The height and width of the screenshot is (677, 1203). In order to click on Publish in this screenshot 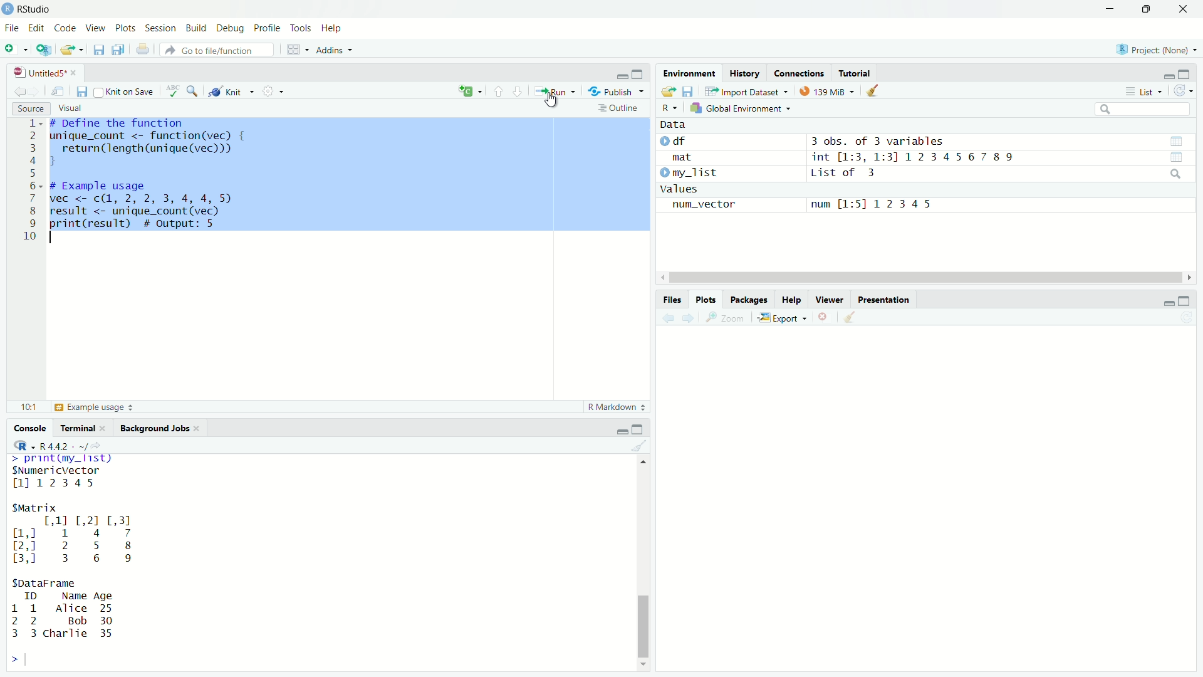, I will do `click(615, 91)`.